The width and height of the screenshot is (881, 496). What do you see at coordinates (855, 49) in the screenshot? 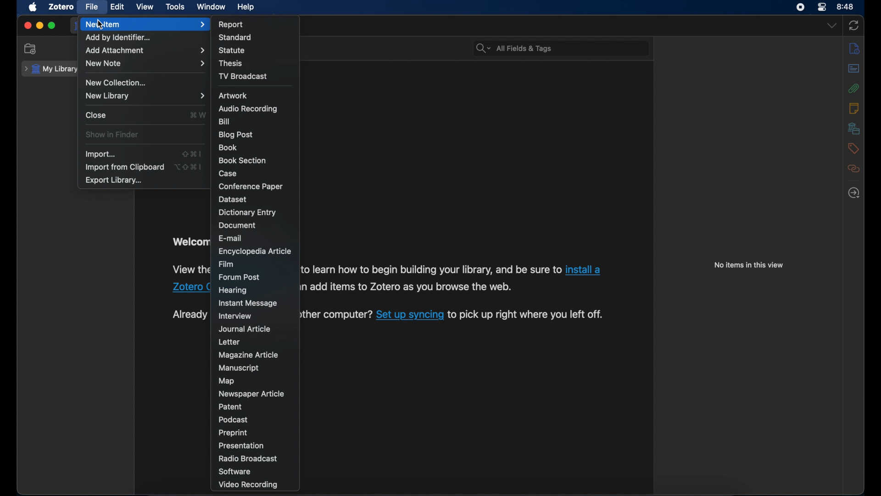
I see `info` at bounding box center [855, 49].